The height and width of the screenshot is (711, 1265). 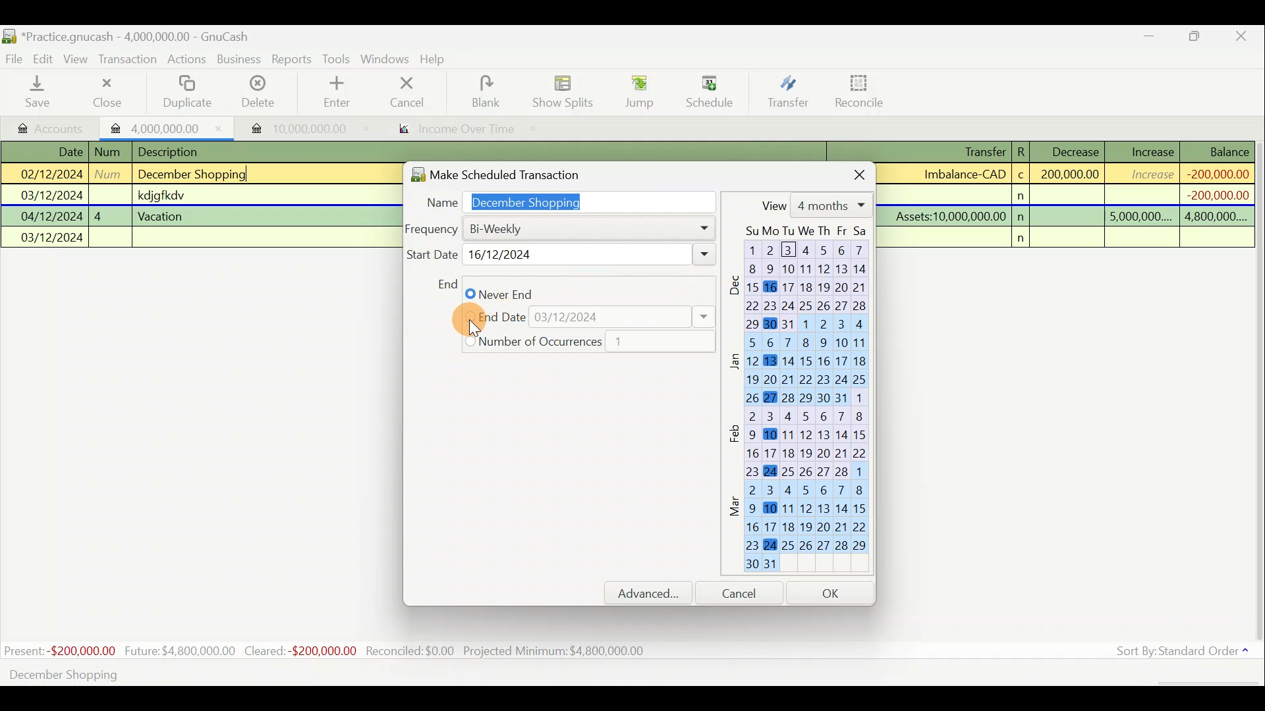 What do you see at coordinates (1150, 39) in the screenshot?
I see `Minimise` at bounding box center [1150, 39].